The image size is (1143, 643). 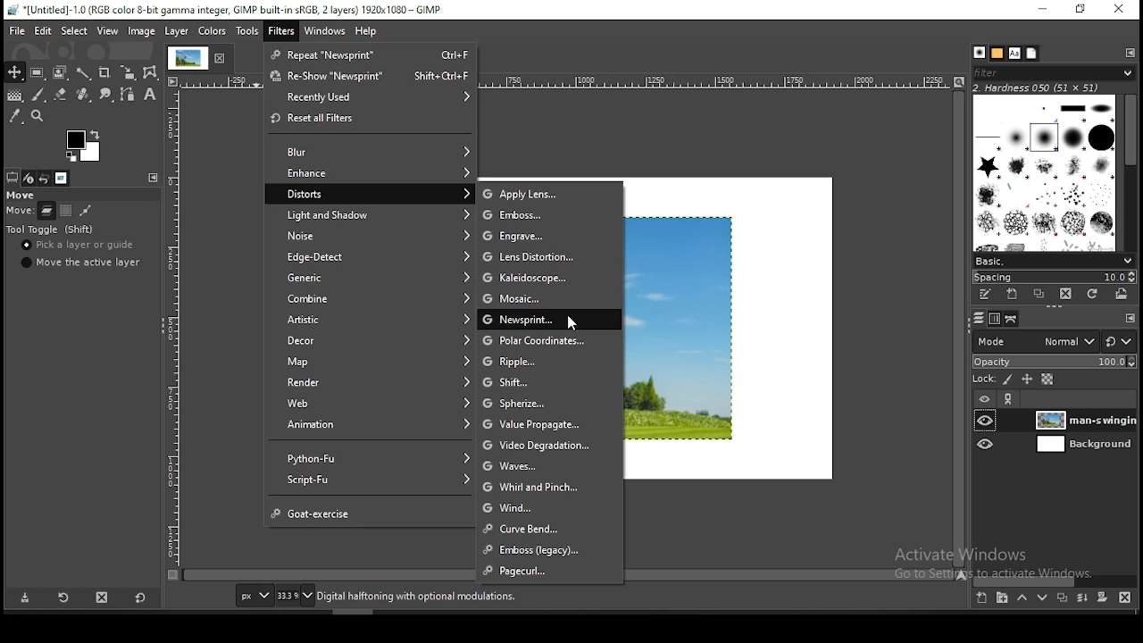 I want to click on crop tool, so click(x=106, y=73).